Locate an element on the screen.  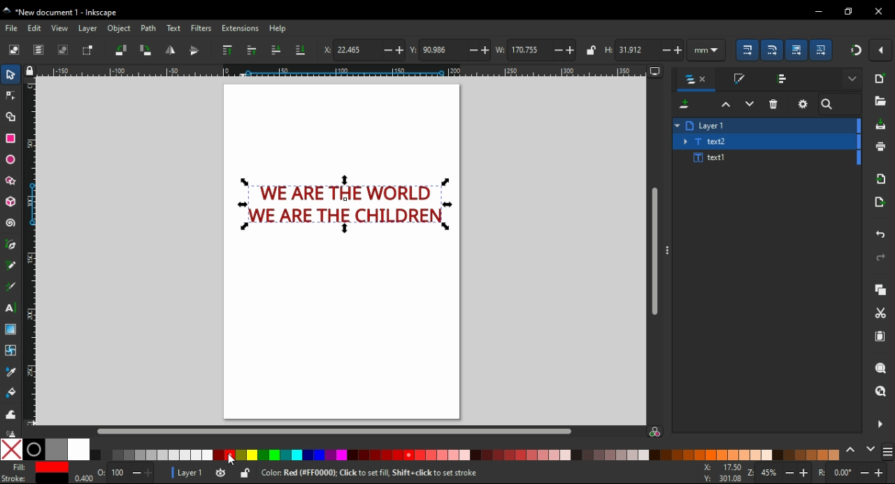
select is located at coordinates (14, 50).